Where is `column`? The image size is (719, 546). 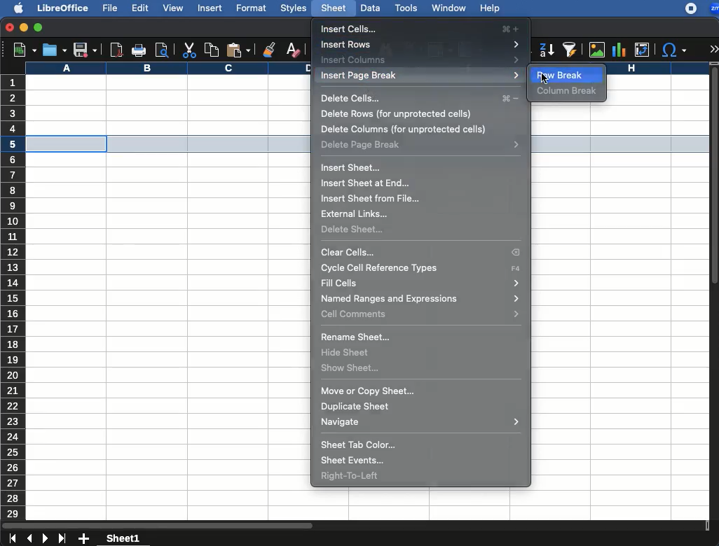 column is located at coordinates (165, 69).